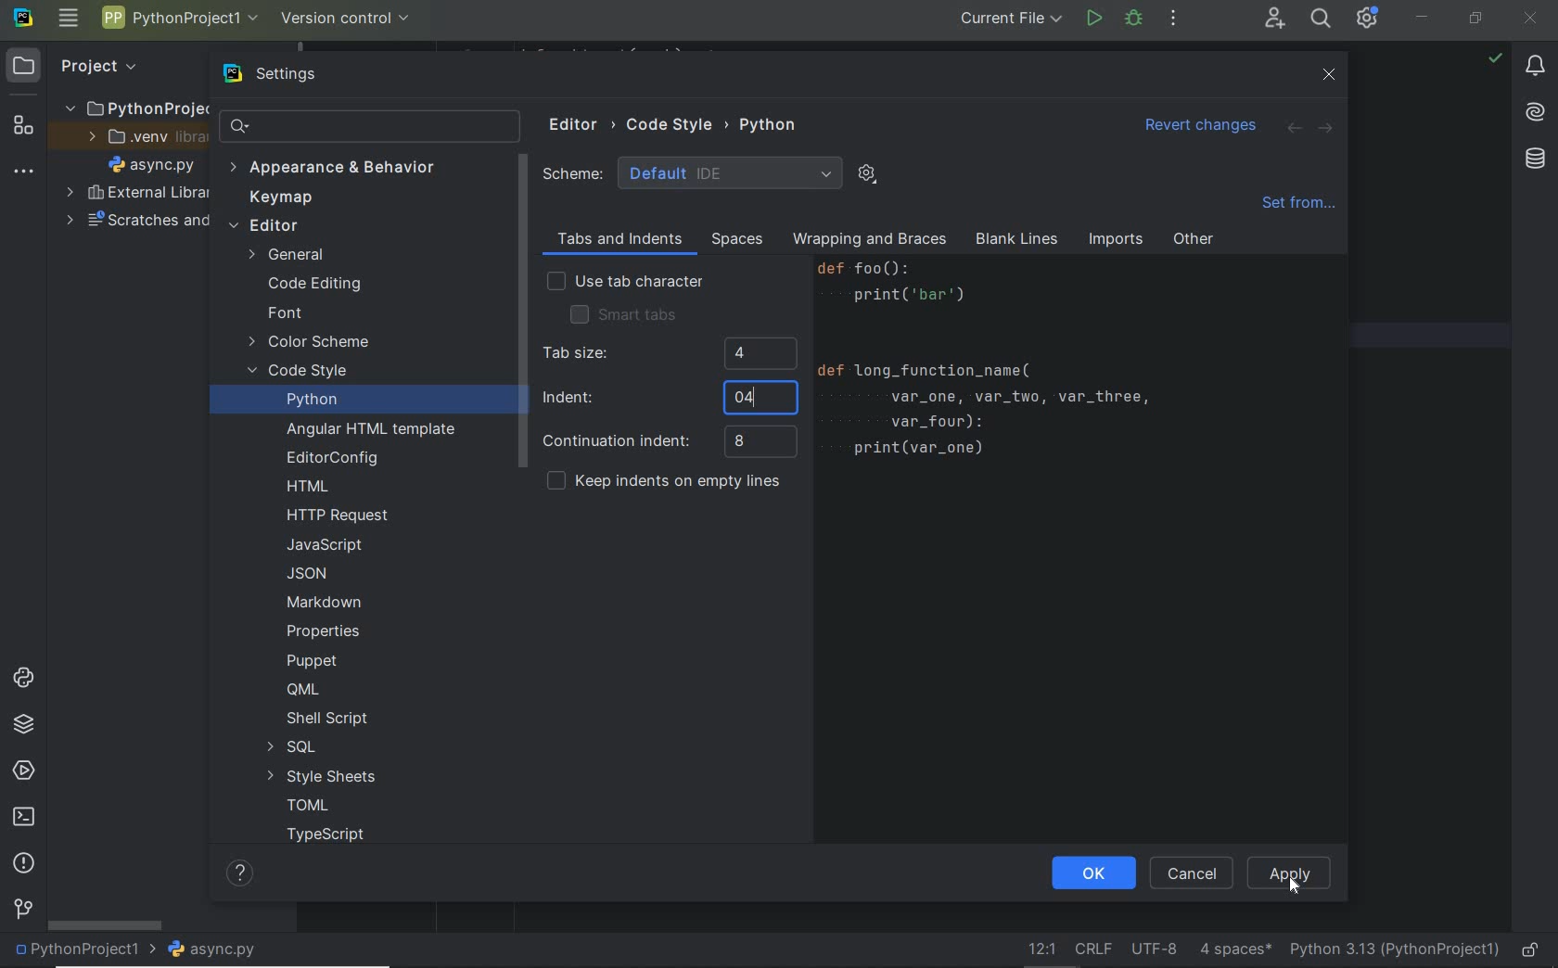 The image size is (1558, 968). Describe the element at coordinates (22, 911) in the screenshot. I see `version control` at that location.